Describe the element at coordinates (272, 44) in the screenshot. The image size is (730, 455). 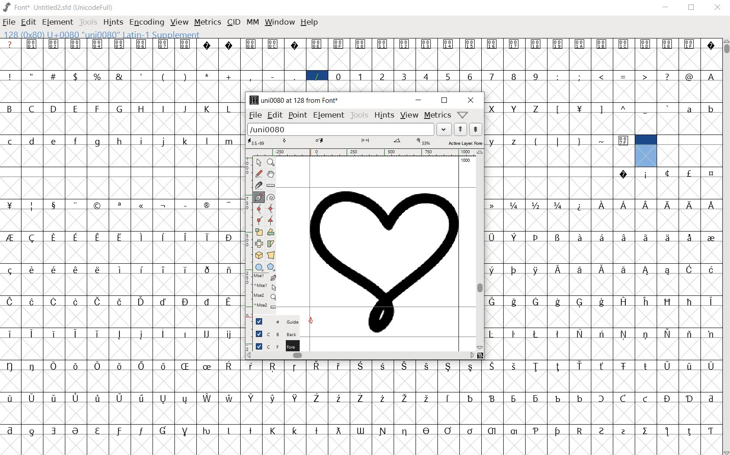
I see `glyph` at that location.